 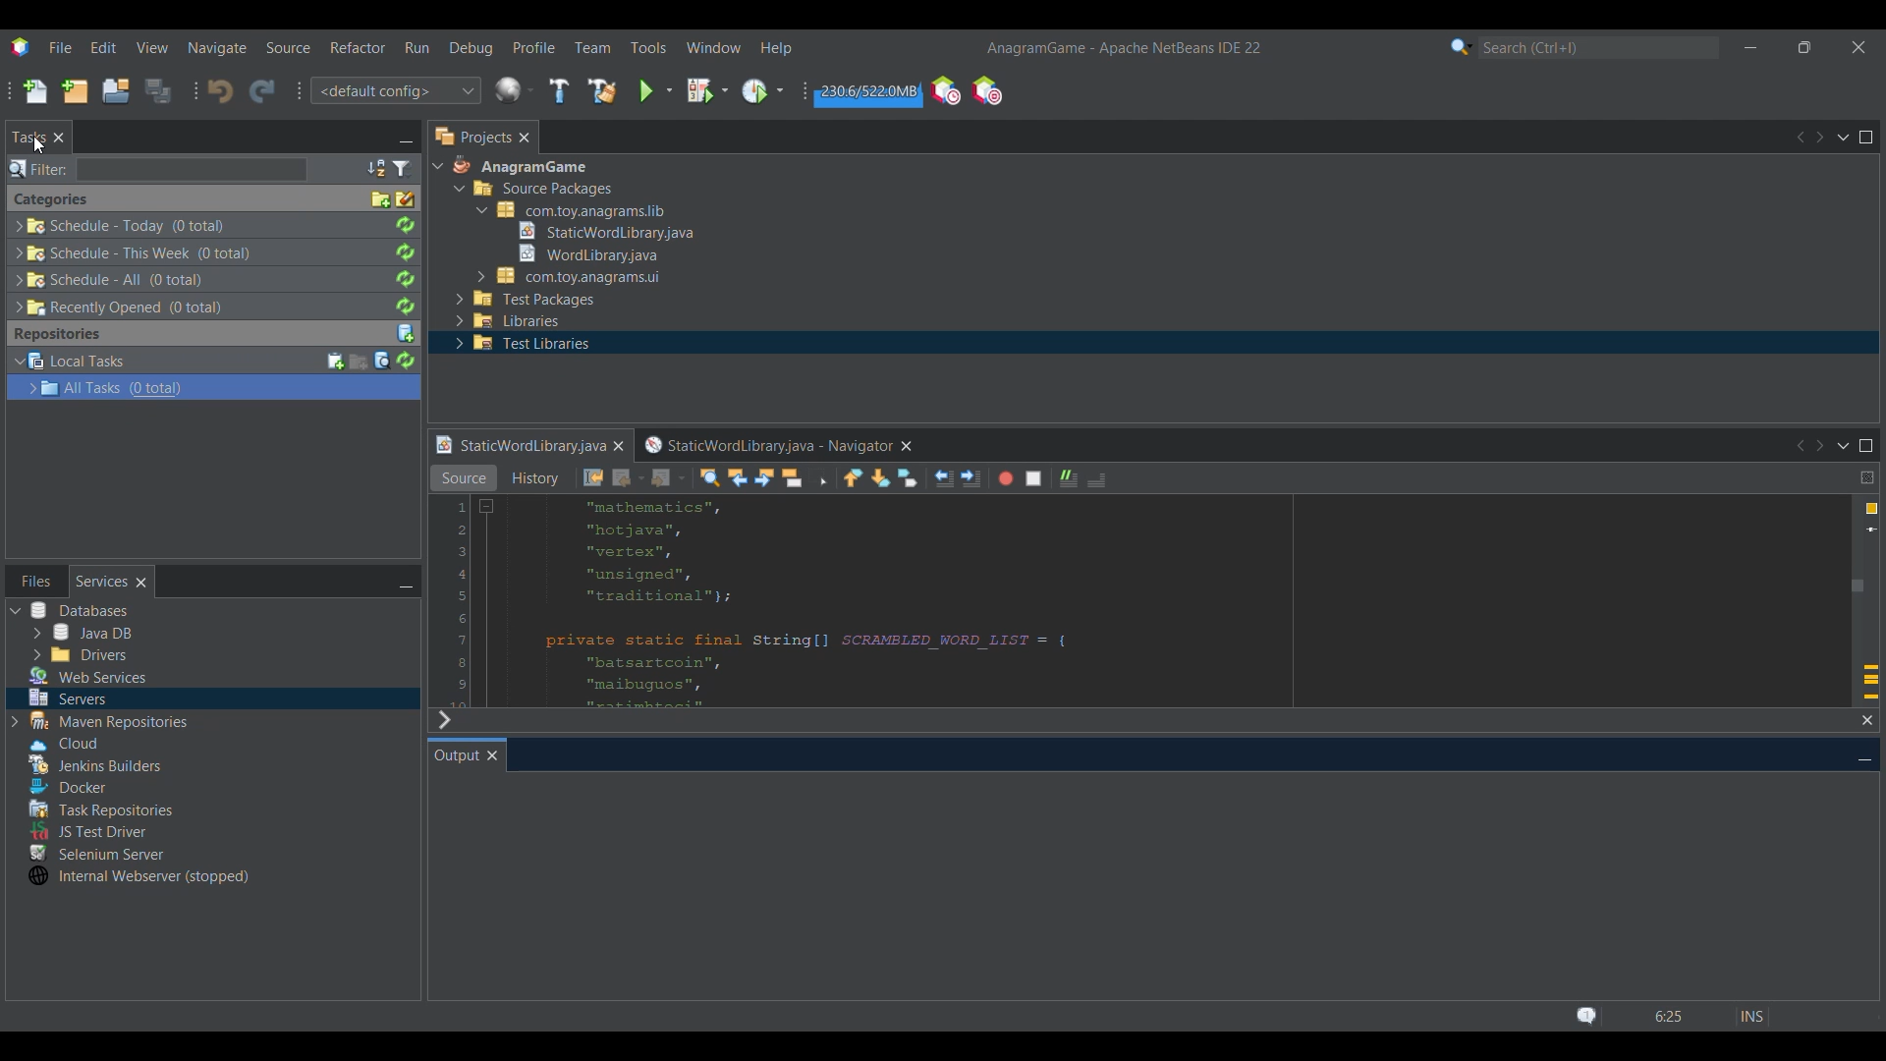 What do you see at coordinates (818, 477) in the screenshot?
I see `Toggle rectangular selection` at bounding box center [818, 477].